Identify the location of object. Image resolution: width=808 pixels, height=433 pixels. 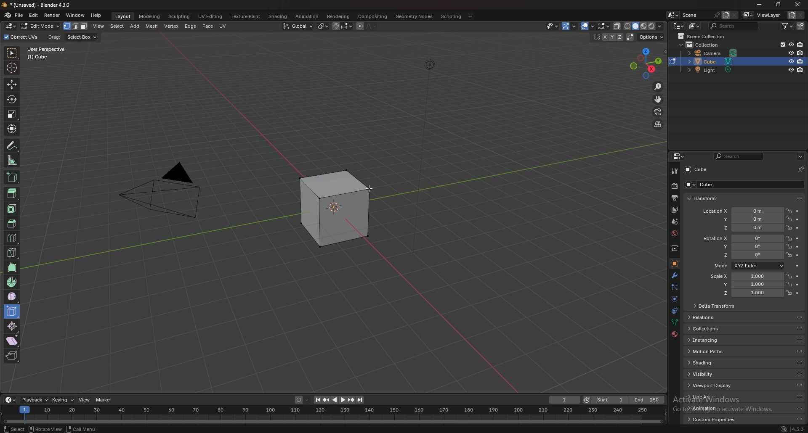
(675, 264).